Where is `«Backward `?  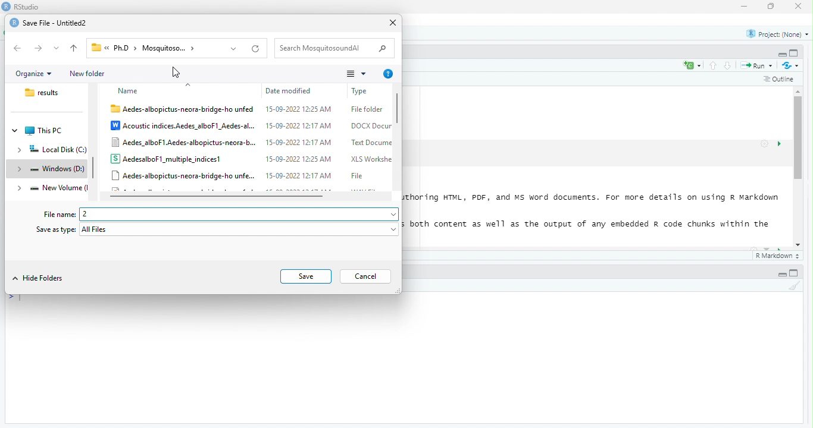
«Backward  is located at coordinates (18, 48).